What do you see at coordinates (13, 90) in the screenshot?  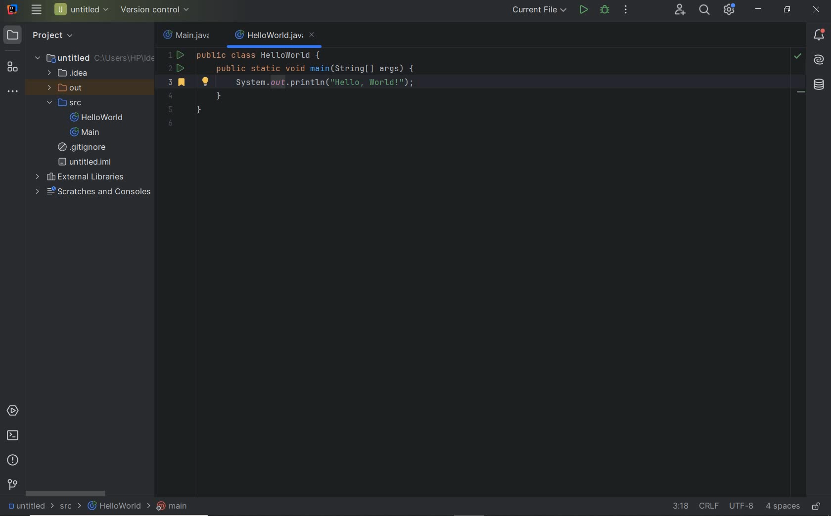 I see `more tool windows` at bounding box center [13, 90].